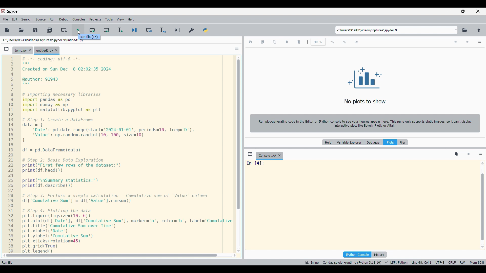  I want to click on Options, so click(237, 49).